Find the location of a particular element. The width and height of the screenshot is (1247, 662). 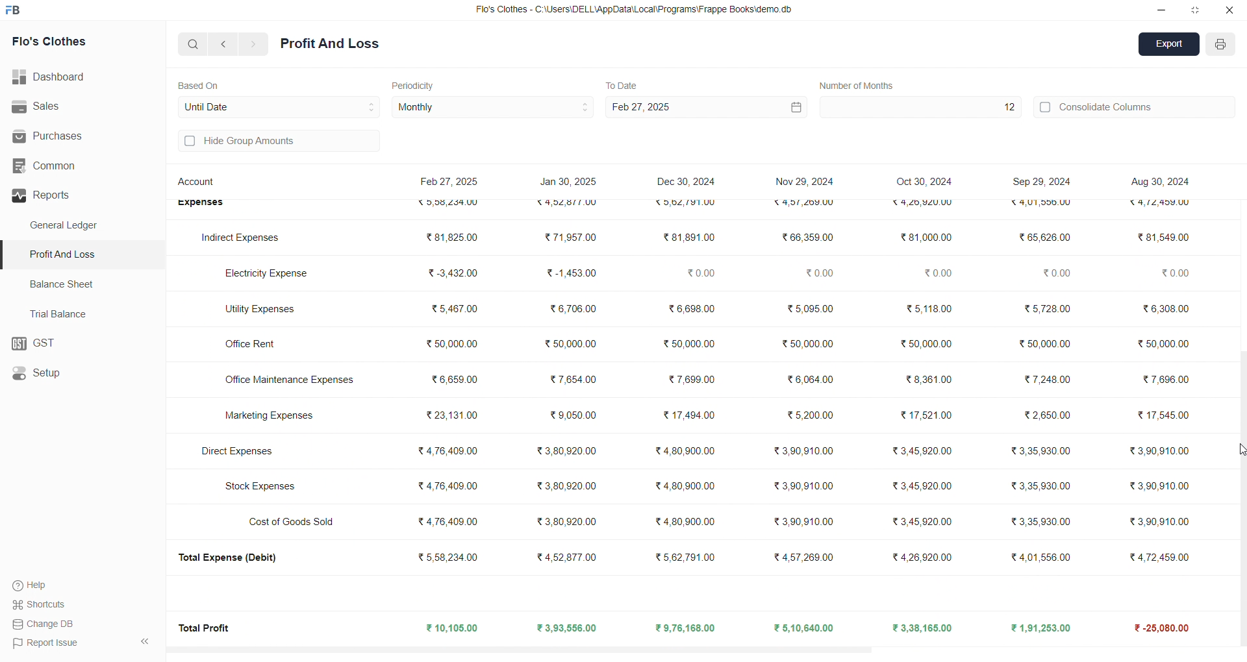

₹50,000.00 is located at coordinates (572, 341).